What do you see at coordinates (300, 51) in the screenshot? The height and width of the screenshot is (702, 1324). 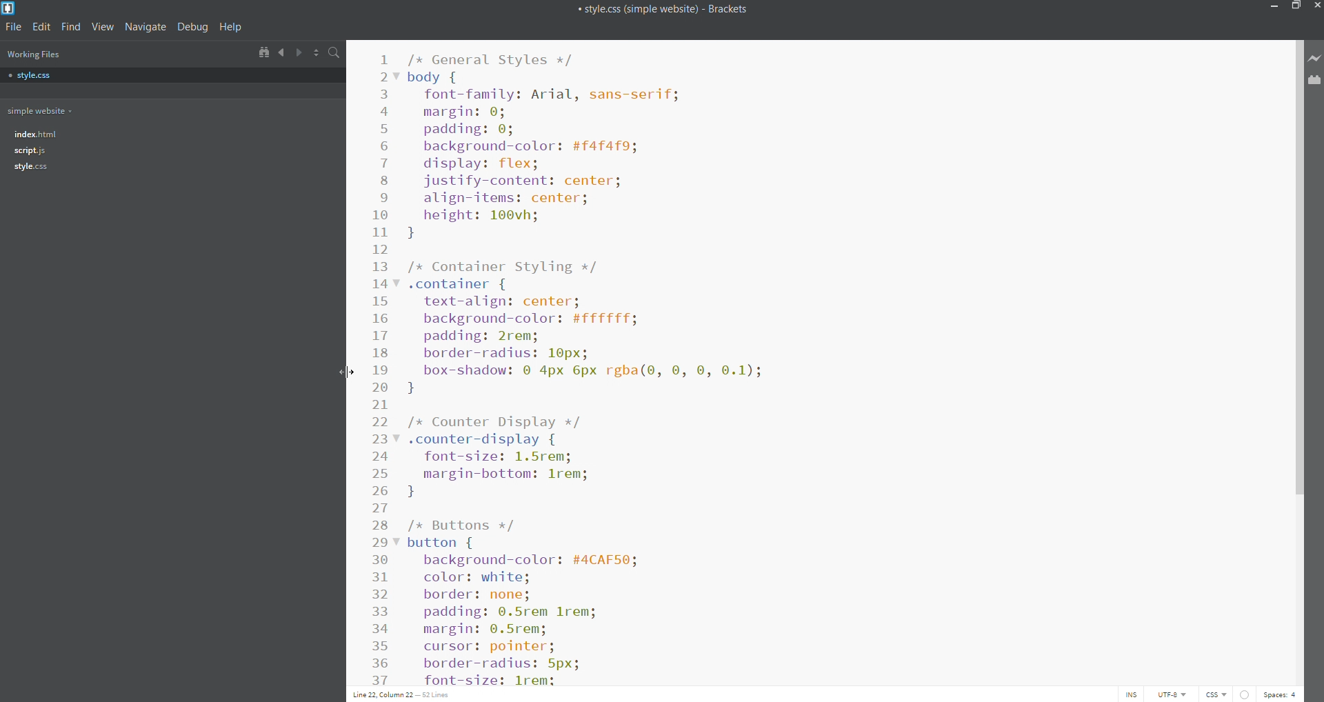 I see `navigate forward` at bounding box center [300, 51].